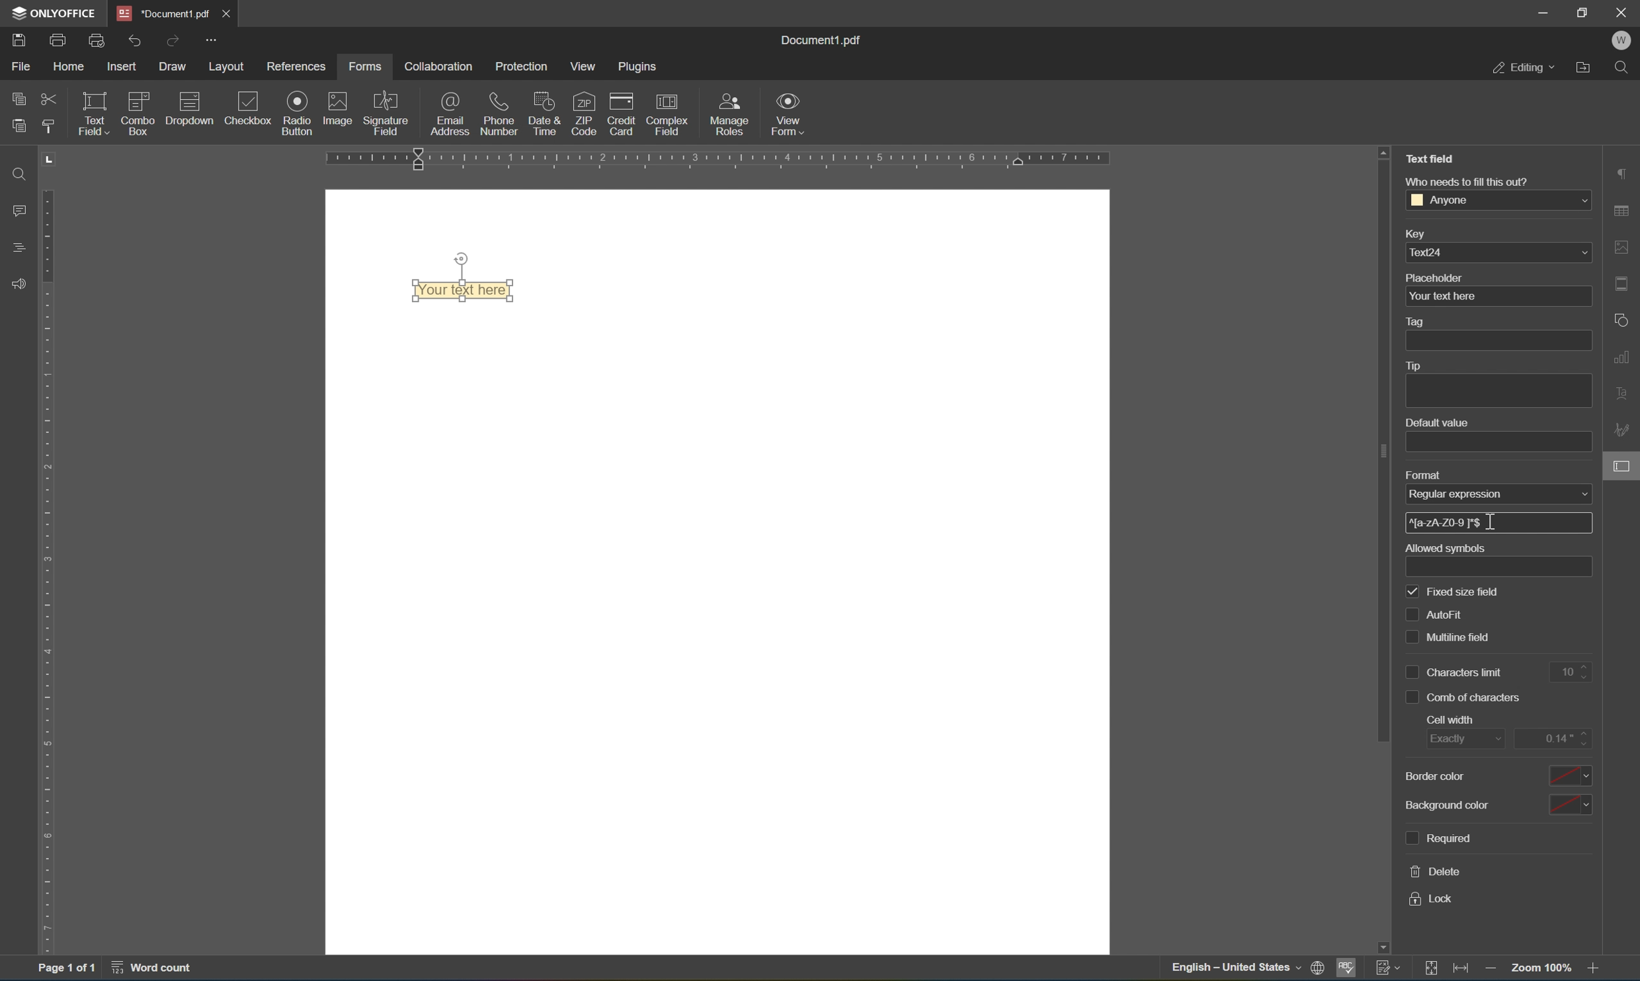  What do you see at coordinates (1499, 443) in the screenshot?
I see `add default value` at bounding box center [1499, 443].